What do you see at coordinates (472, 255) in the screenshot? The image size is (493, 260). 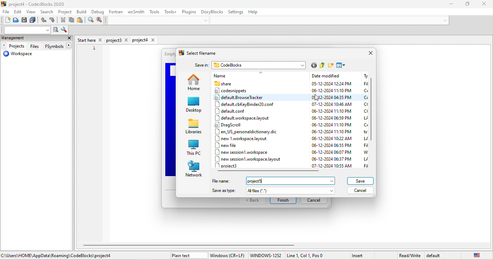 I see `united state` at bounding box center [472, 255].